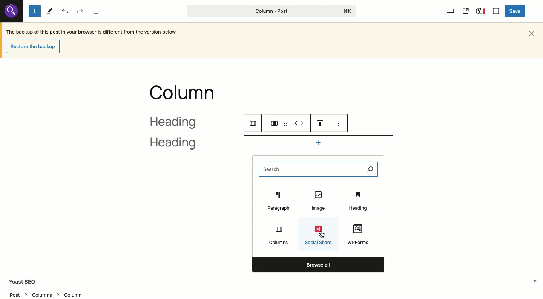  I want to click on heading, so click(182, 134).